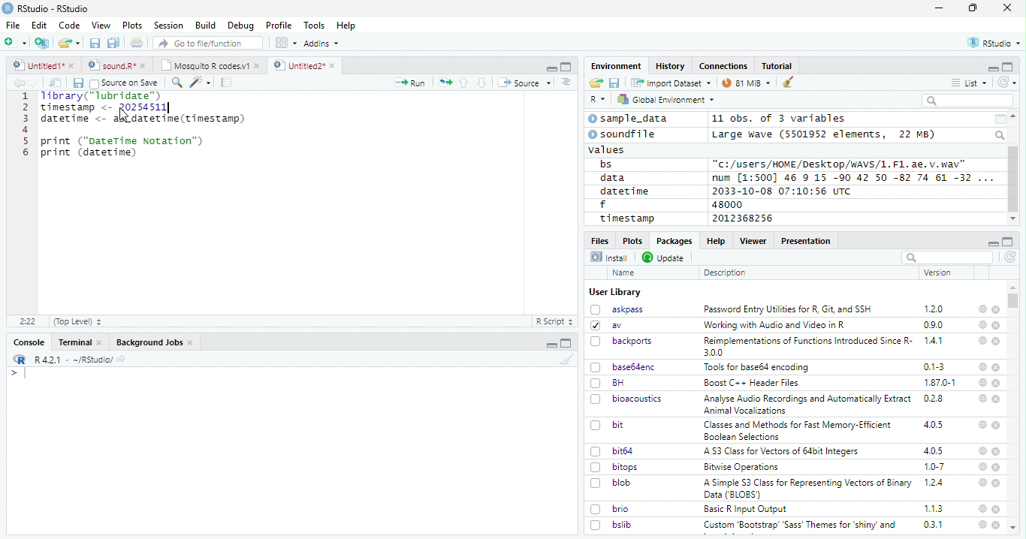  What do you see at coordinates (1007, 7) in the screenshot?
I see `close` at bounding box center [1007, 7].